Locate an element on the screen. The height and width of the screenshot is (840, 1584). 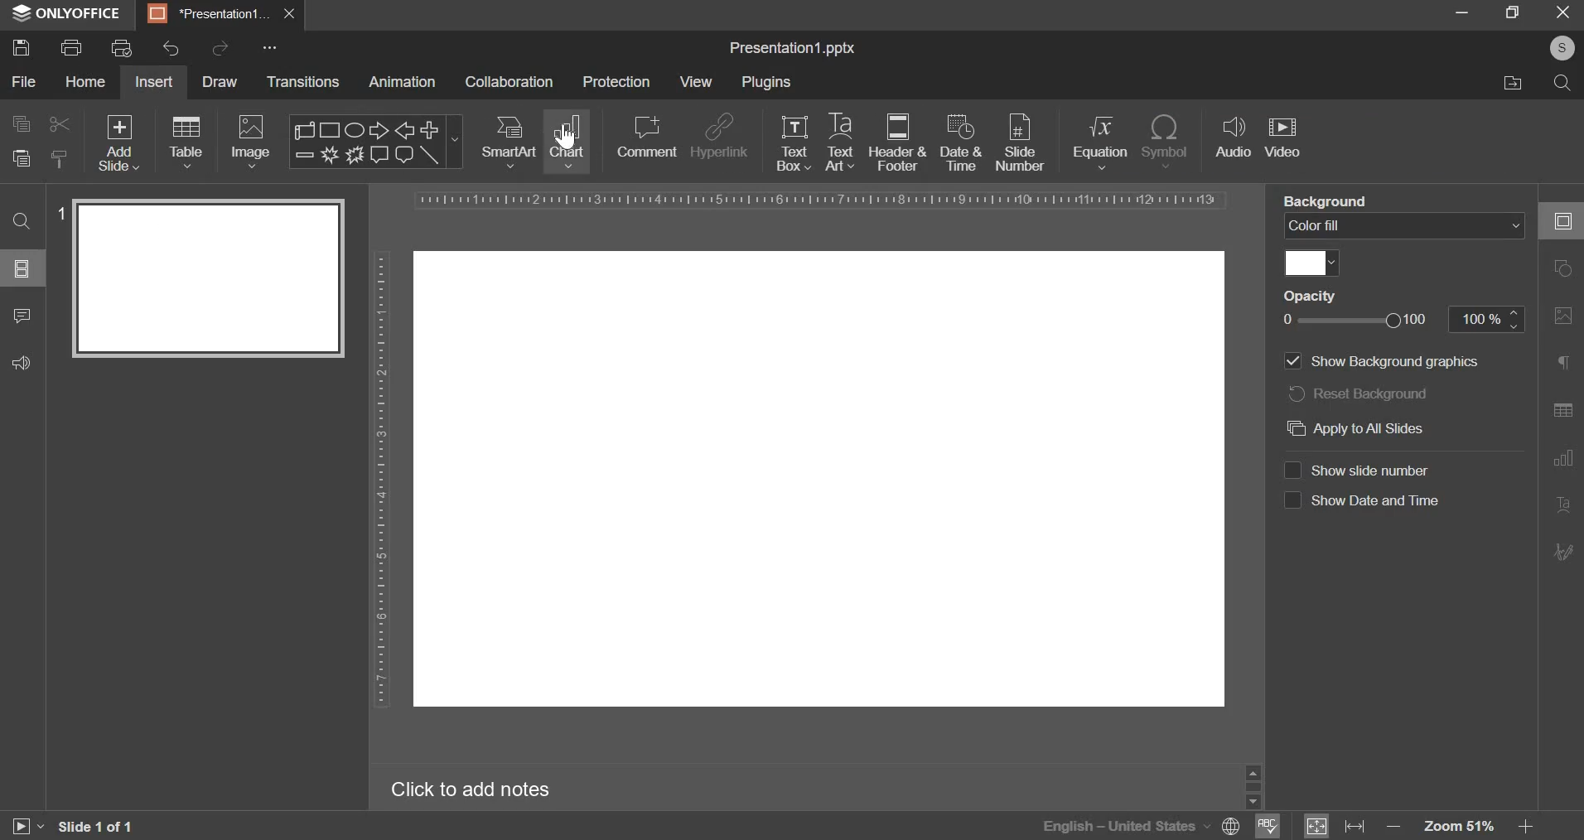
shapes is located at coordinates (375, 140).